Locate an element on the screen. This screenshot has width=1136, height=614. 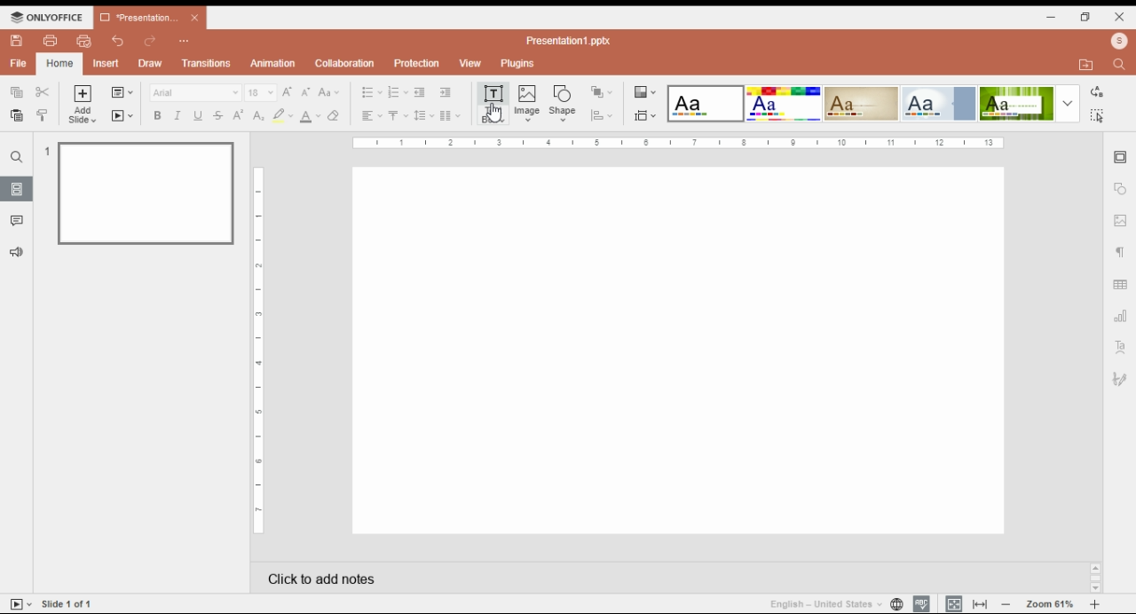
find is located at coordinates (1118, 66).